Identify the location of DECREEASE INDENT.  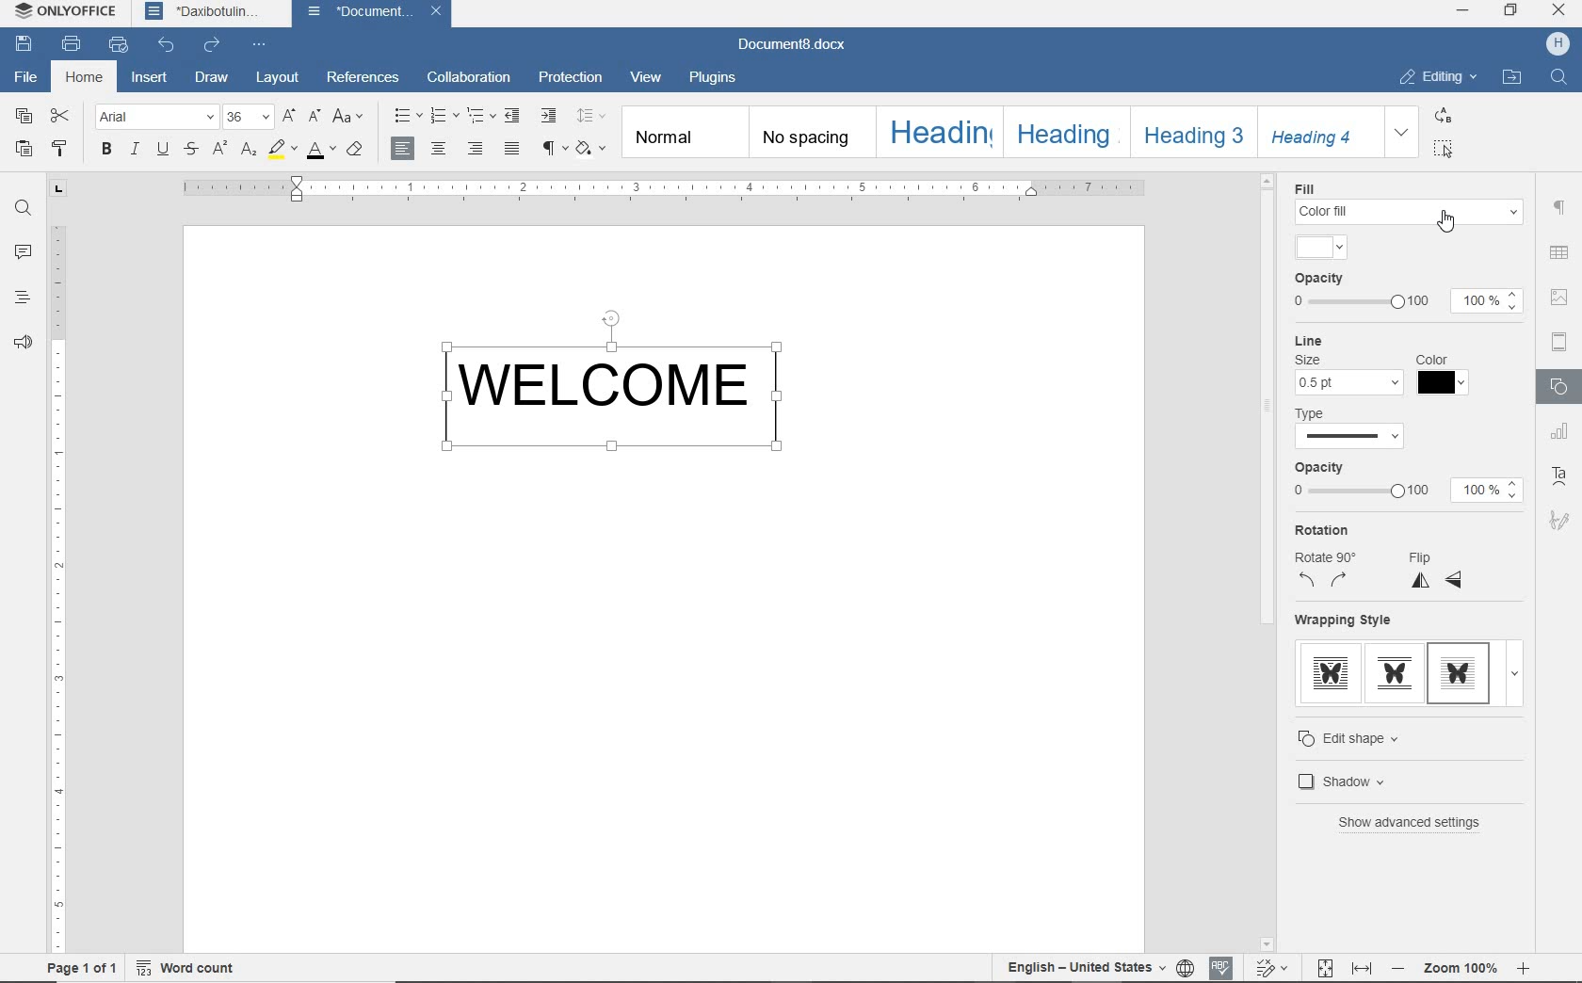
(513, 116).